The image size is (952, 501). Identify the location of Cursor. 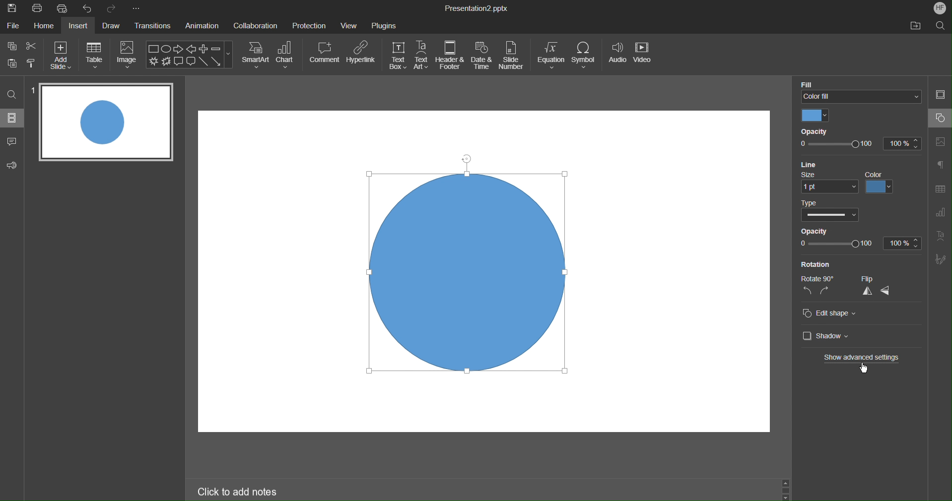
(865, 368).